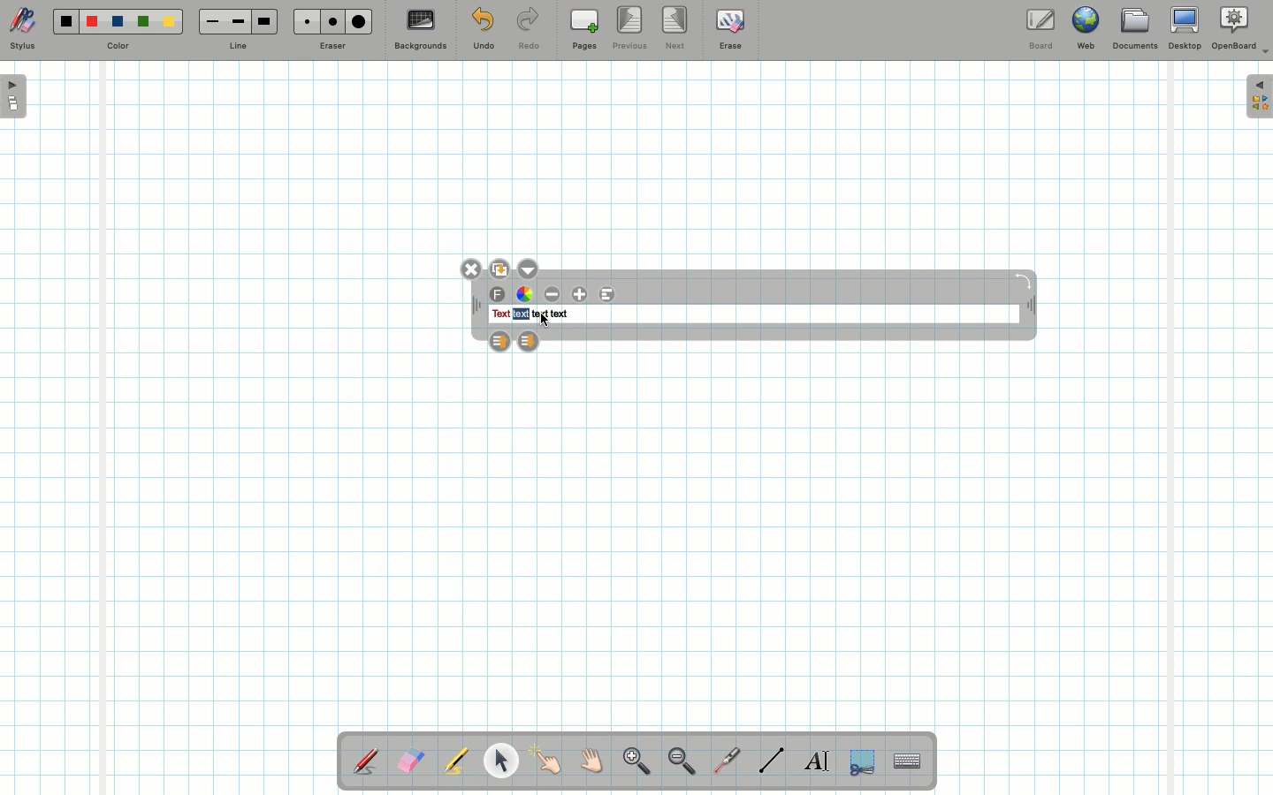 This screenshot has width=1273, height=795. Describe the element at coordinates (1259, 96) in the screenshot. I see `Expand` at that location.